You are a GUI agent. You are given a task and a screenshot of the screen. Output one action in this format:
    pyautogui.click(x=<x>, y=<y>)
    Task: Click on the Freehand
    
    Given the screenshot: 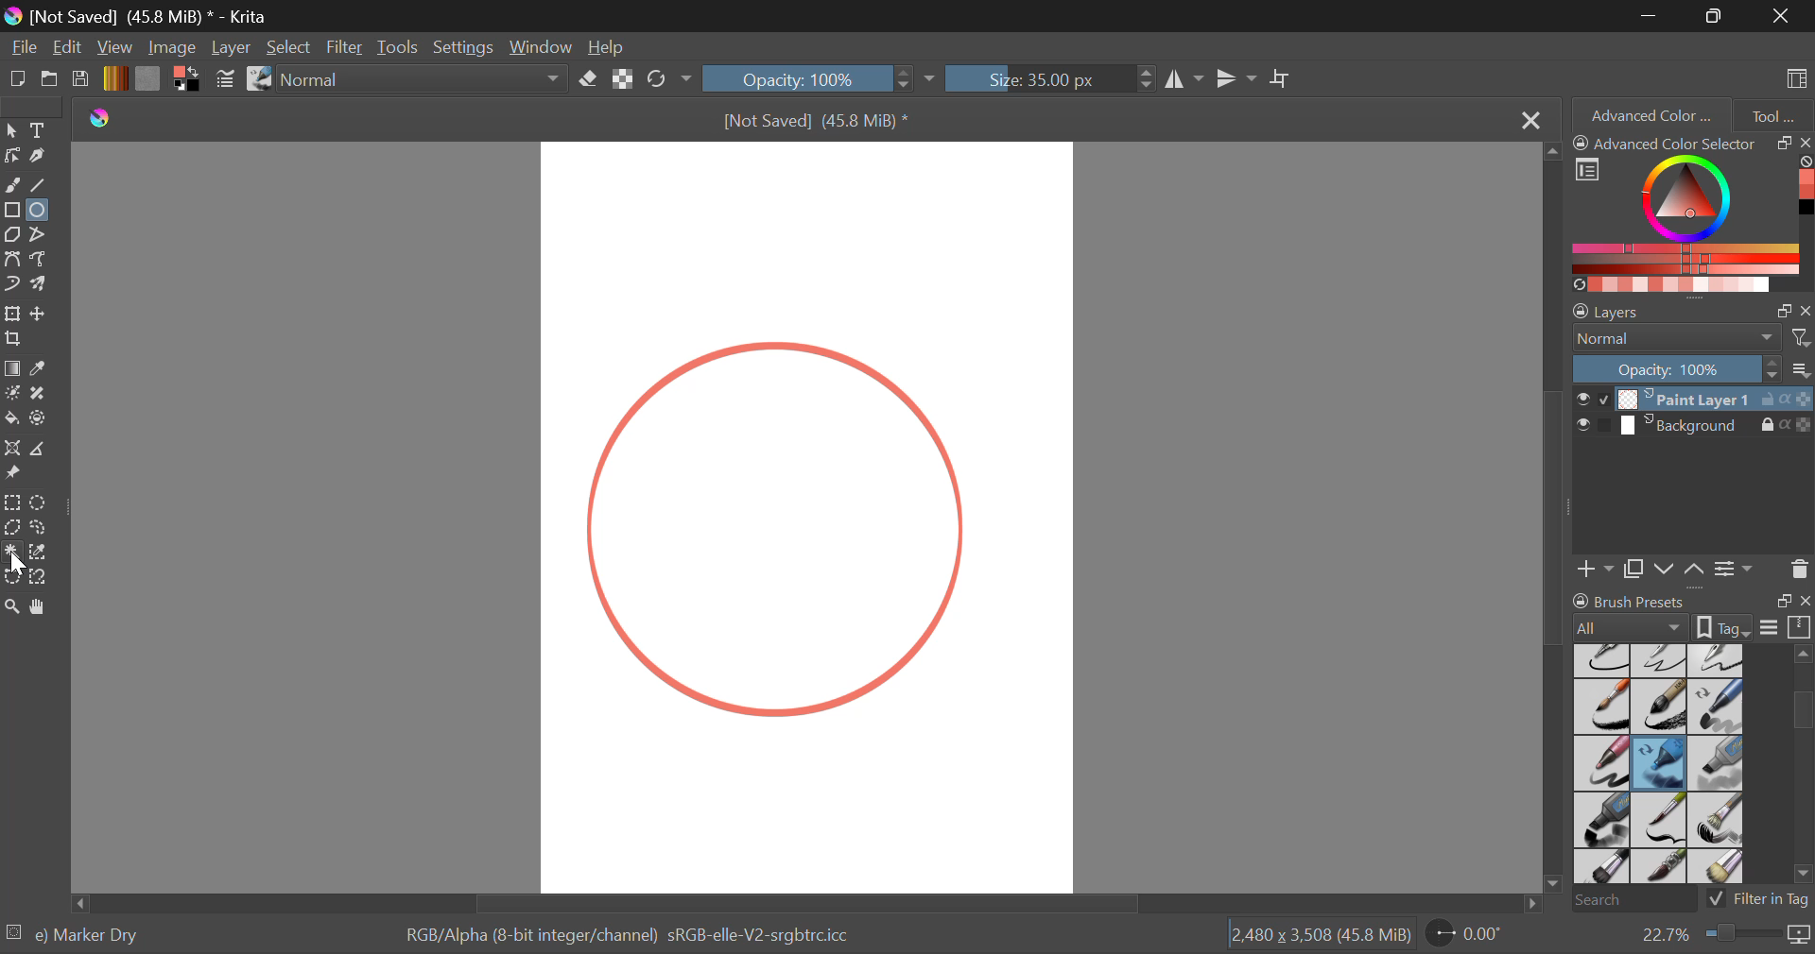 What is the action you would take?
    pyautogui.click(x=13, y=185)
    